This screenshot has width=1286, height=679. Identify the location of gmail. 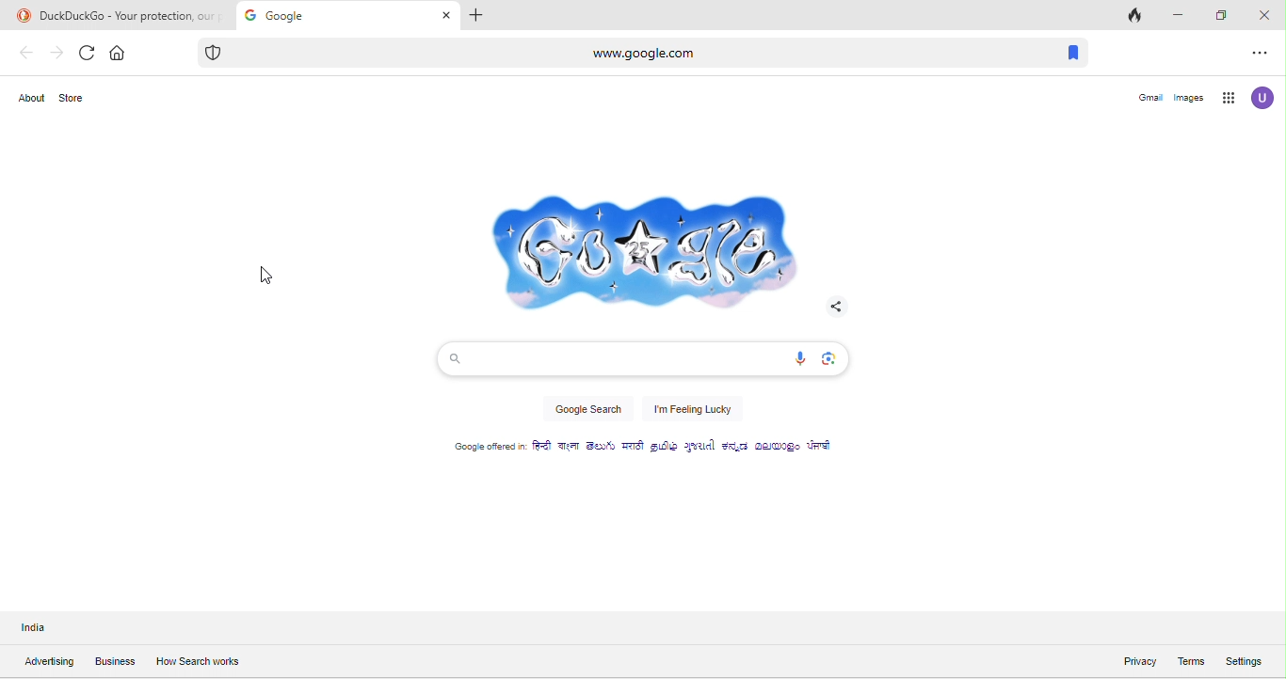
(1145, 98).